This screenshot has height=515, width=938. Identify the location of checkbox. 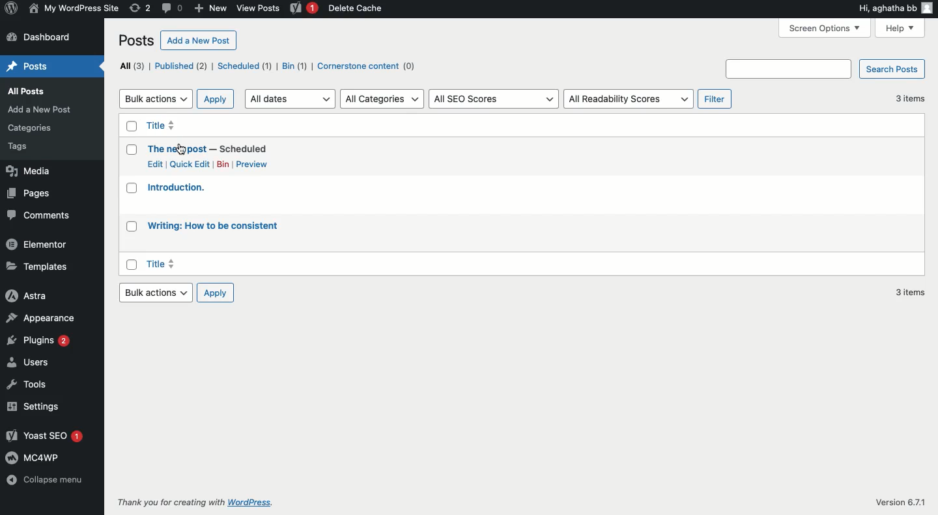
(132, 126).